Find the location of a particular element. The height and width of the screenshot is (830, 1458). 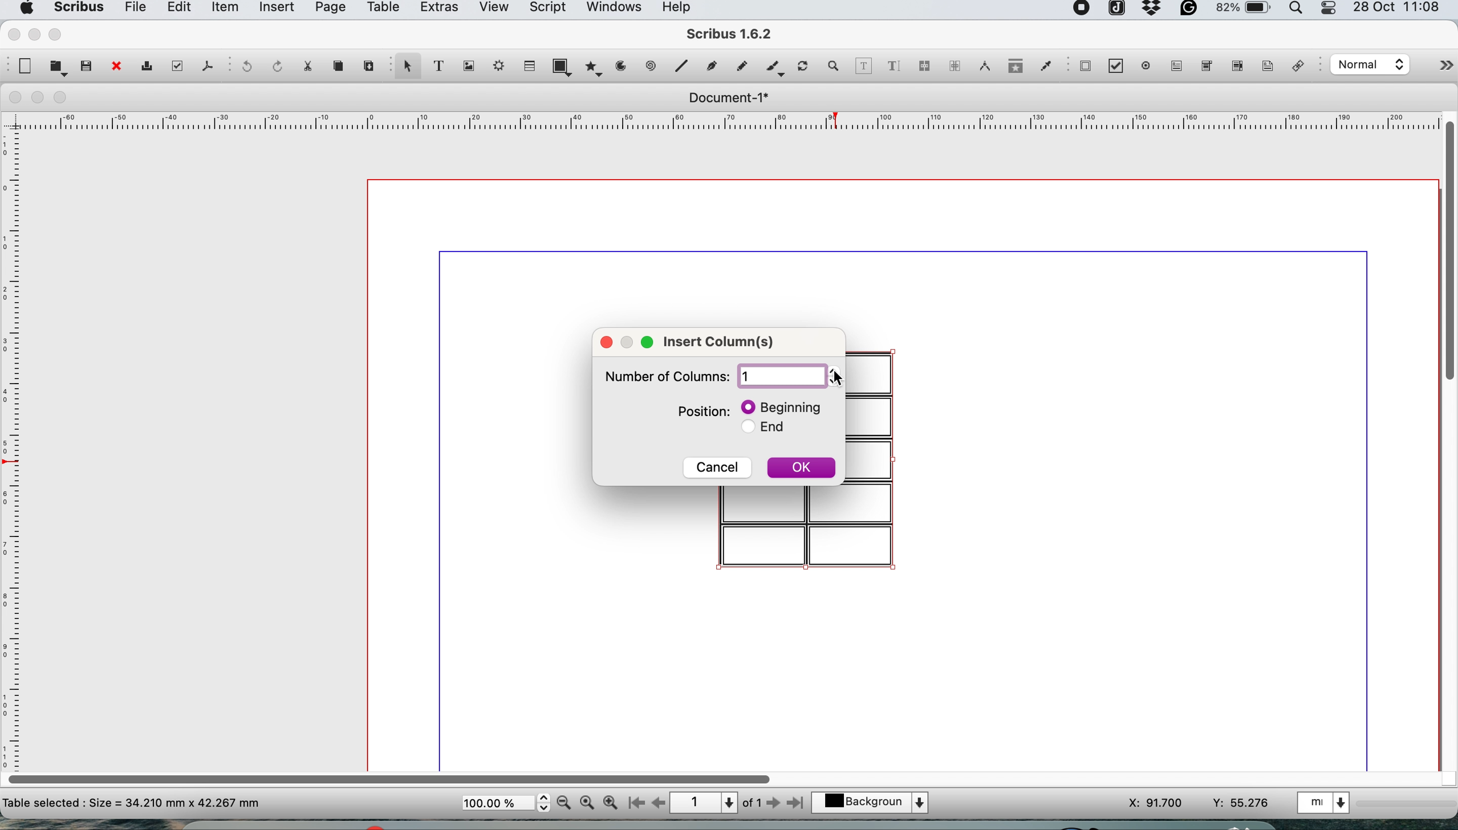

maximise is located at coordinates (64, 98).